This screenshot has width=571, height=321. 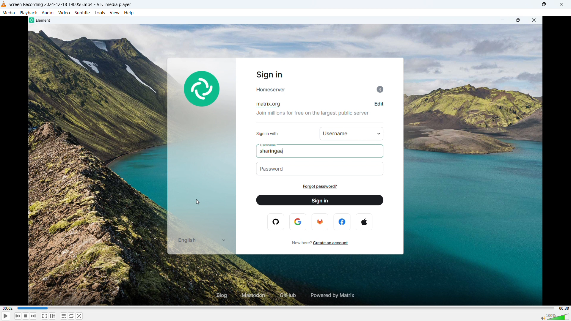 What do you see at coordinates (26, 316) in the screenshot?
I see `stop playback` at bounding box center [26, 316].